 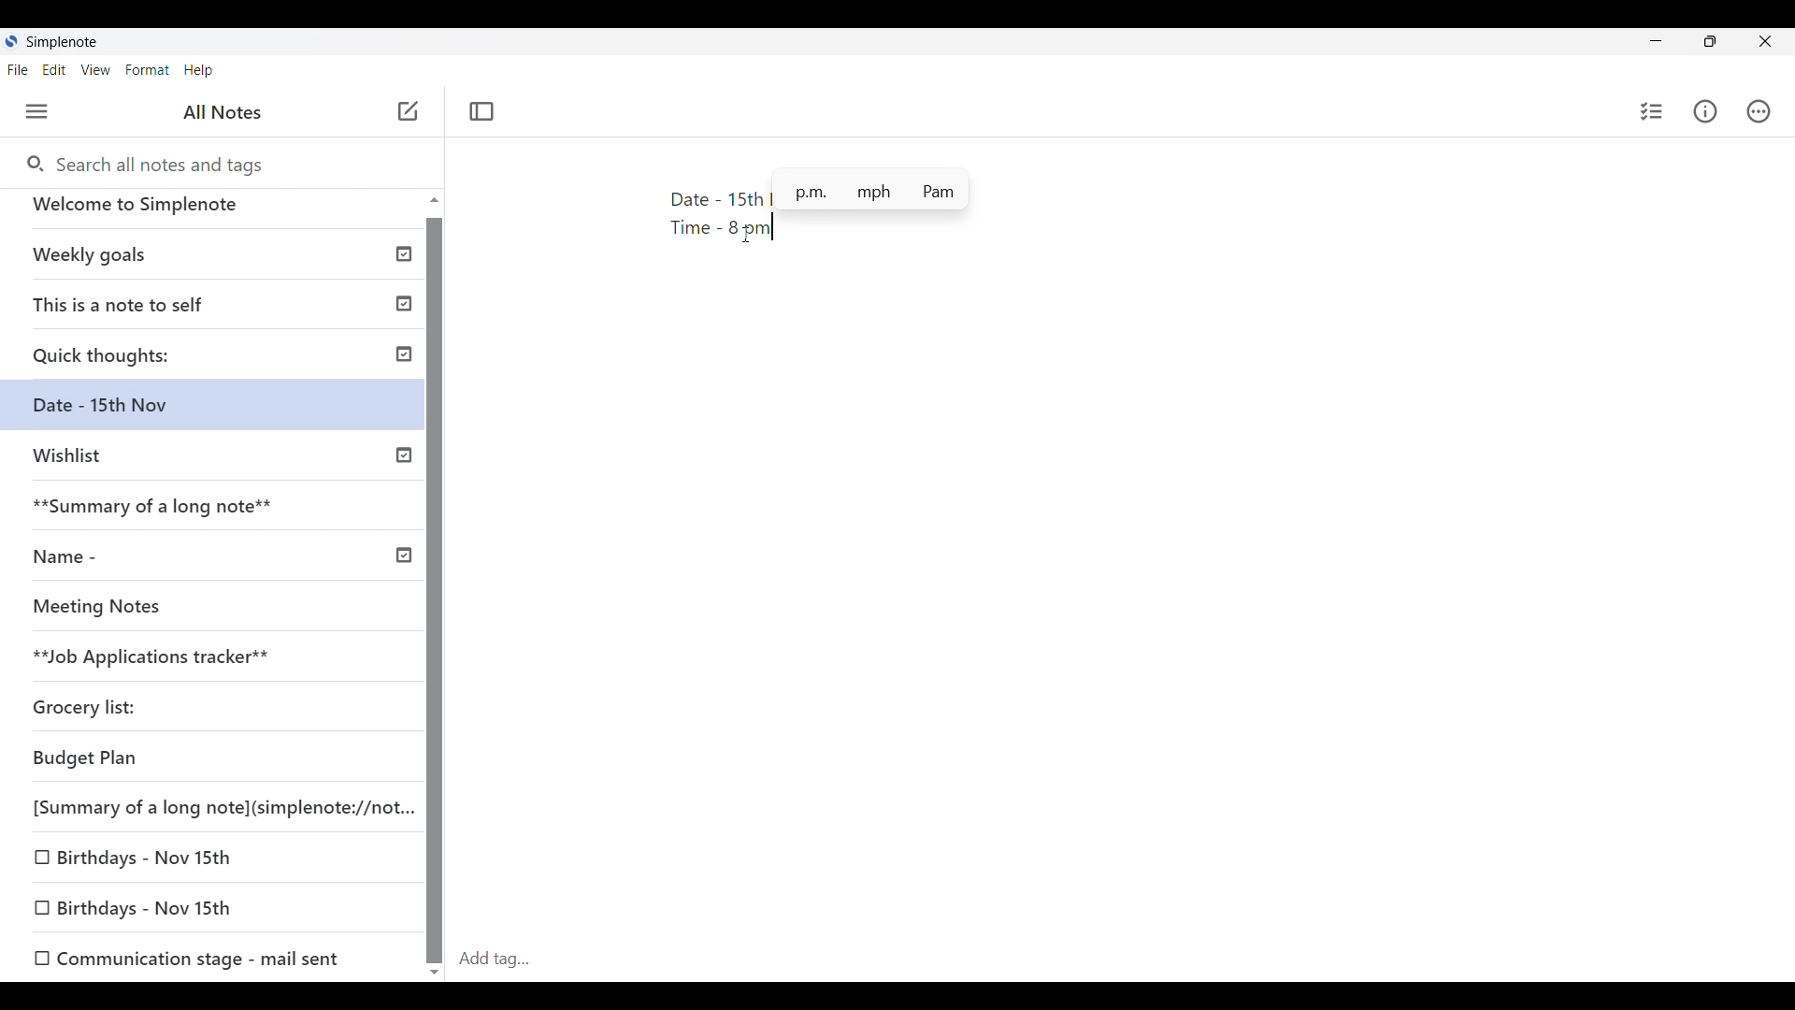 What do you see at coordinates (54, 69) in the screenshot?
I see `Edit menu` at bounding box center [54, 69].